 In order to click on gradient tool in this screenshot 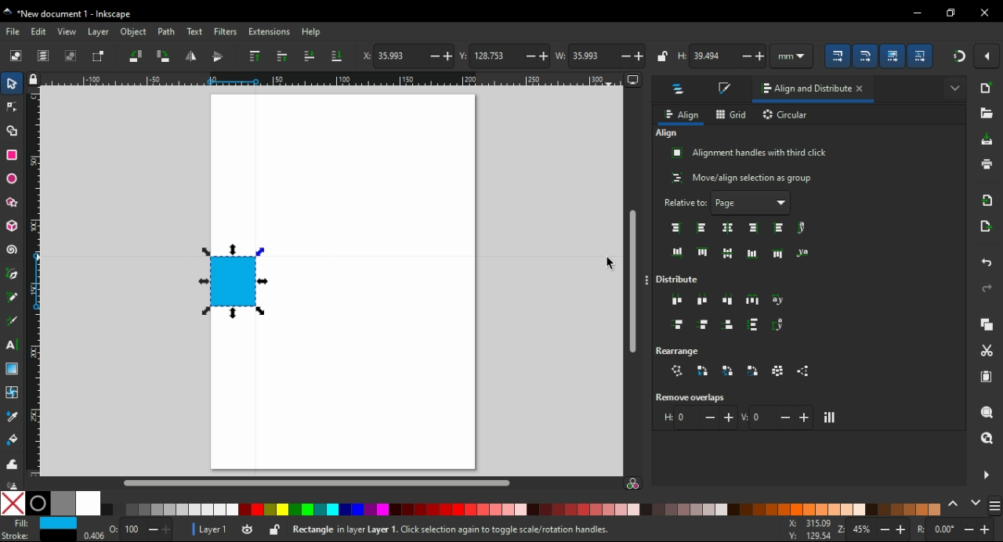, I will do `click(13, 369)`.